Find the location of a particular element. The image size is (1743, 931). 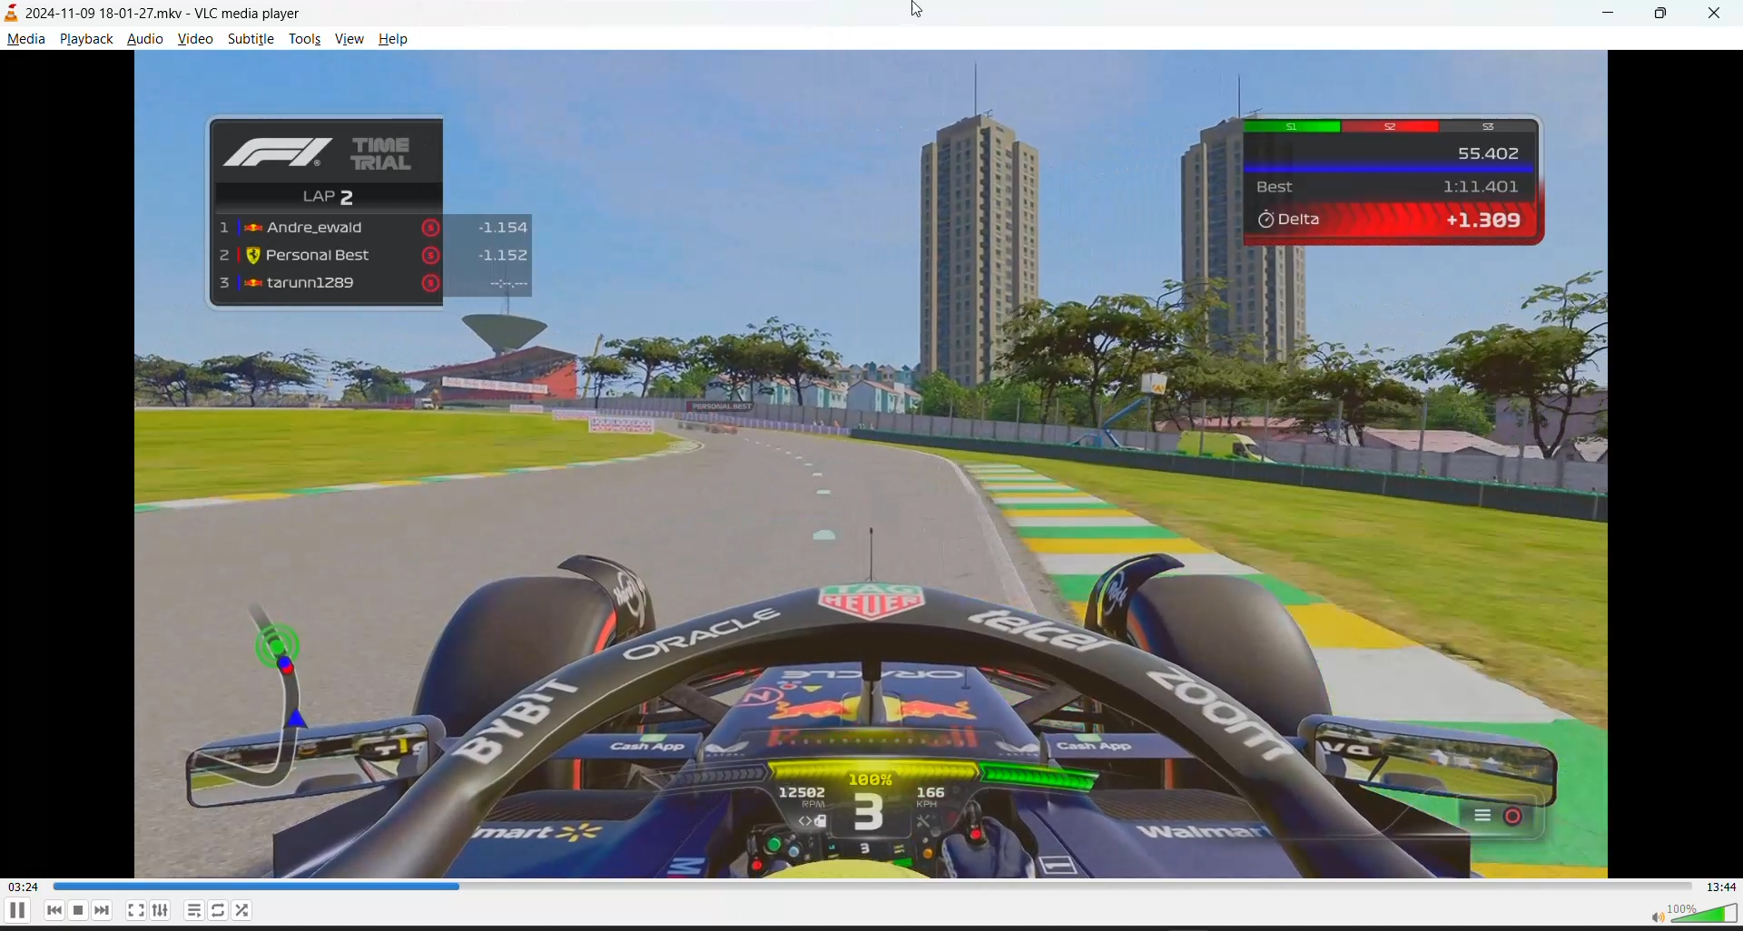

cursor is located at coordinates (918, 12).